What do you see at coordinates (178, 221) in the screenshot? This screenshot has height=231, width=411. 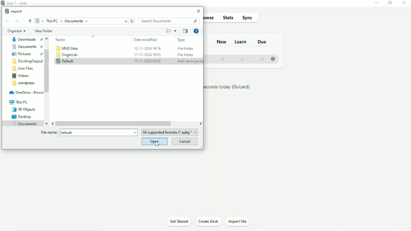 I see `Get Shared` at bounding box center [178, 221].